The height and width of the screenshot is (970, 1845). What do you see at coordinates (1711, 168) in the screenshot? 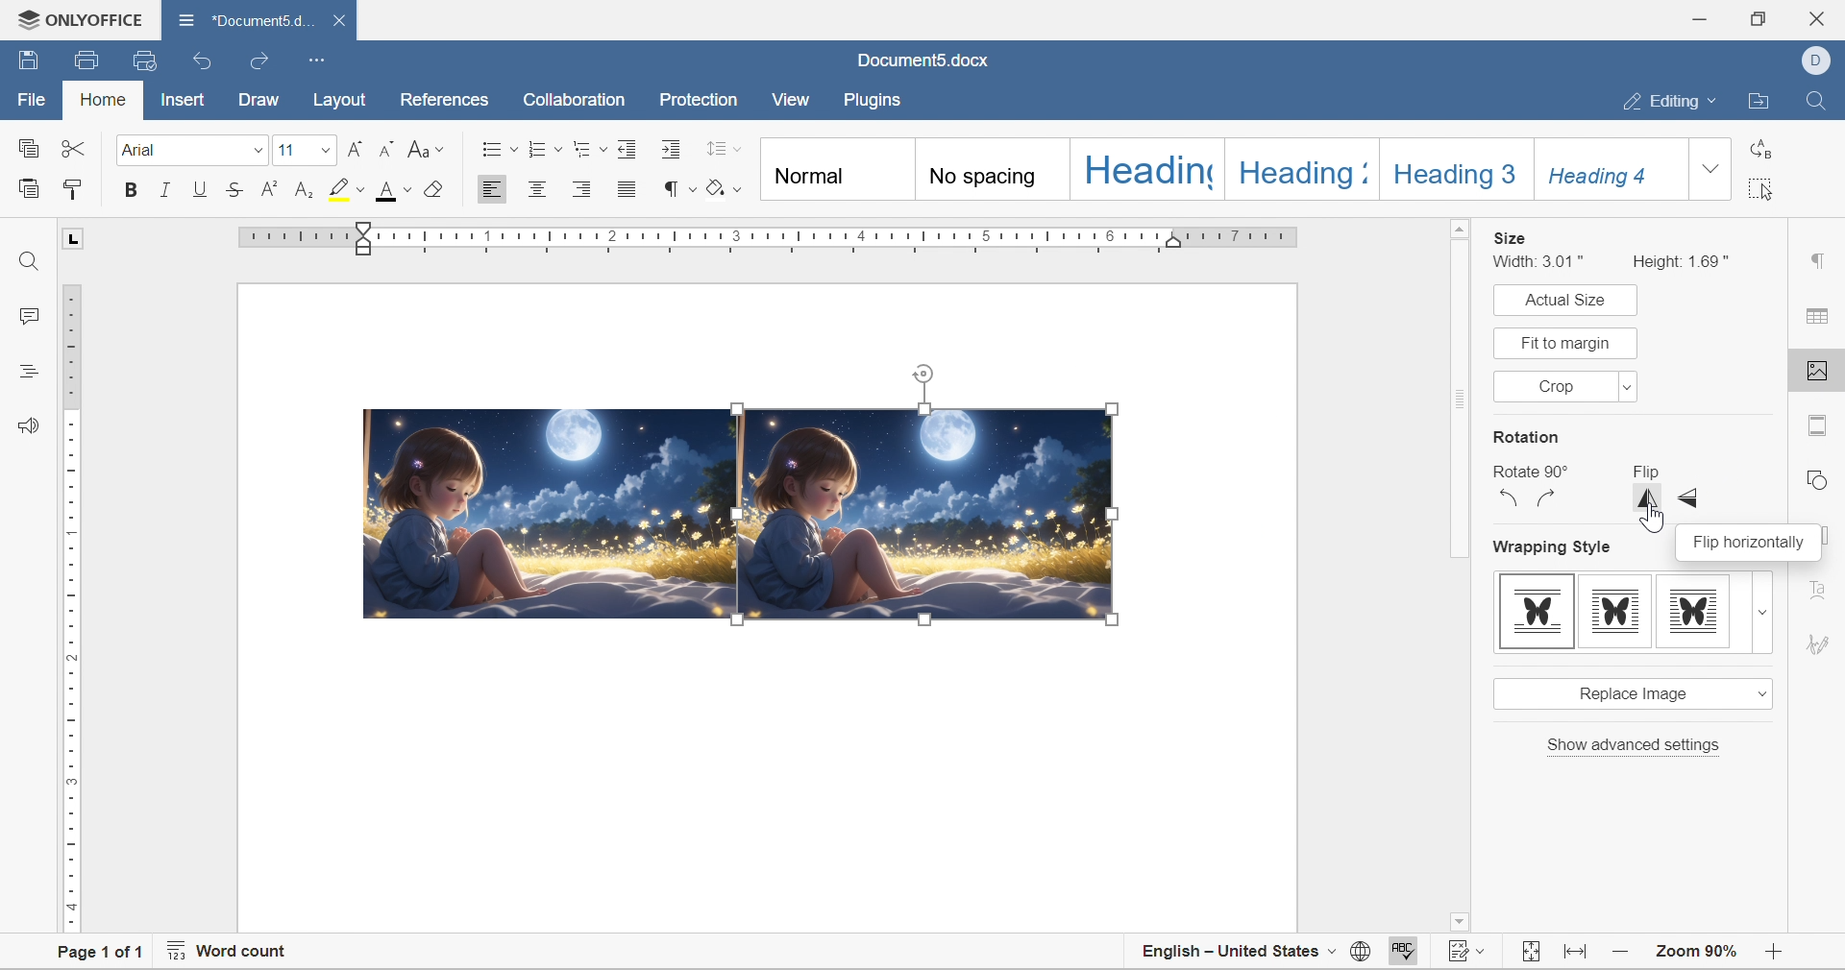
I see `drop down` at bounding box center [1711, 168].